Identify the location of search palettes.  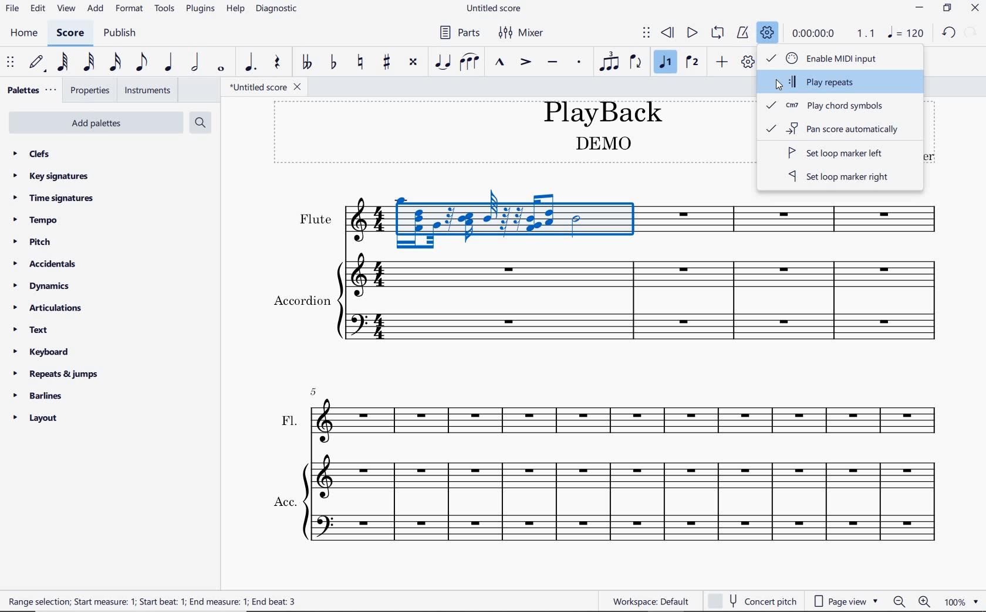
(200, 123).